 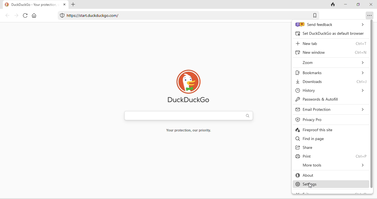 I want to click on clear cache and all data, so click(x=333, y=4).